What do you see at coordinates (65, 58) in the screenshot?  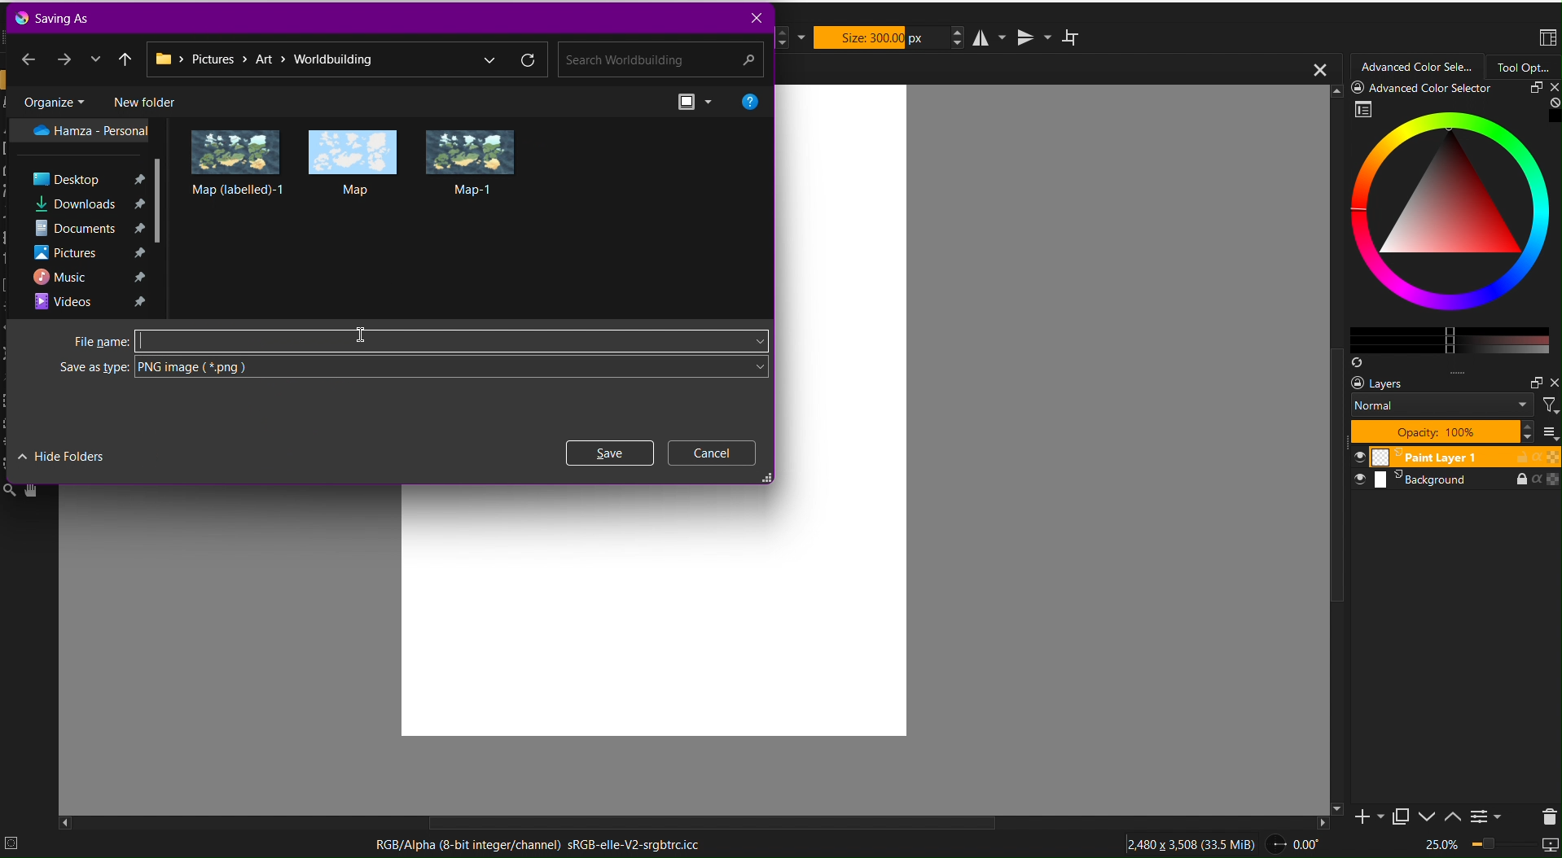 I see `Next` at bounding box center [65, 58].